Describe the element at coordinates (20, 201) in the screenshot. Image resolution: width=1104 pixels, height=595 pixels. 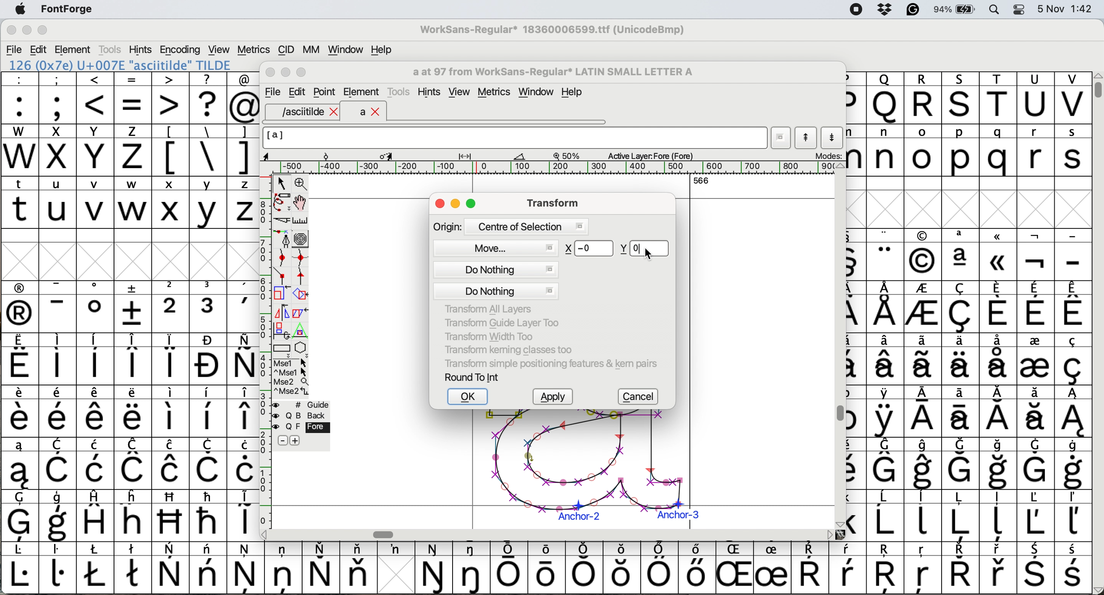
I see `t` at that location.